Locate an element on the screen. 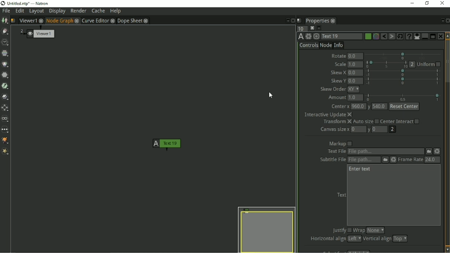  Float pane is located at coordinates (441, 21).